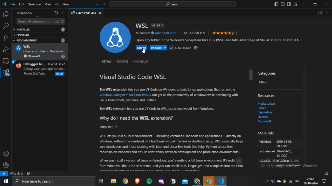 Image resolution: width=332 pixels, height=186 pixels. I want to click on run and debug, so click(6, 49).